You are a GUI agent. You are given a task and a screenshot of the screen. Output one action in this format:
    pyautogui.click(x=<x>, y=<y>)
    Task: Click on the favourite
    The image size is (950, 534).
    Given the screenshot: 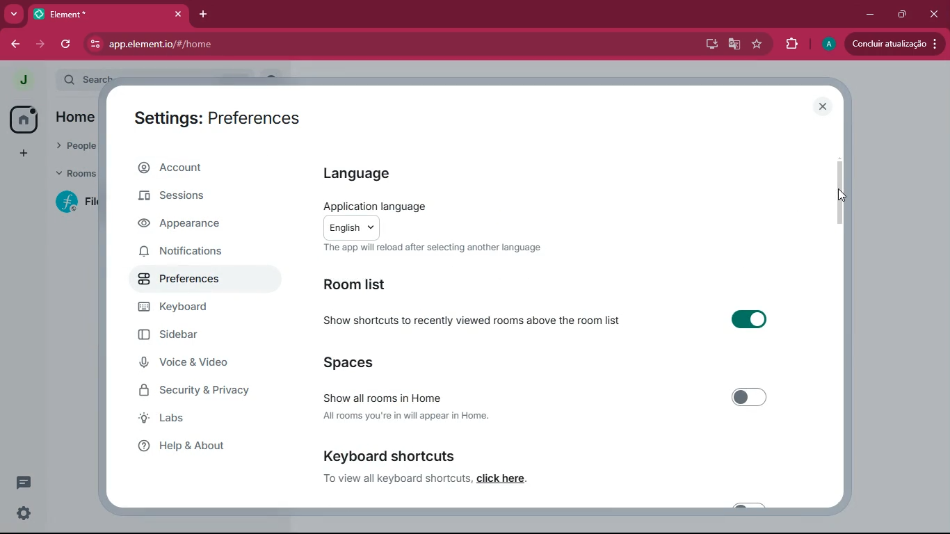 What is the action you would take?
    pyautogui.click(x=759, y=44)
    